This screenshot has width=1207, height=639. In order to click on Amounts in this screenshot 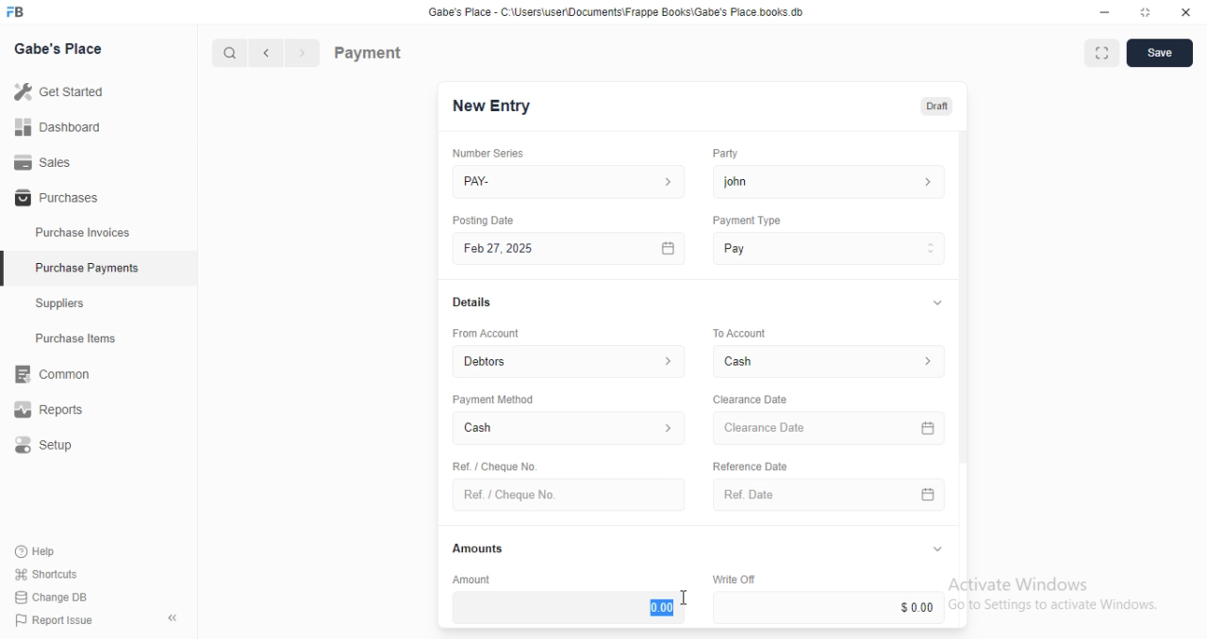, I will do `click(473, 549)`.